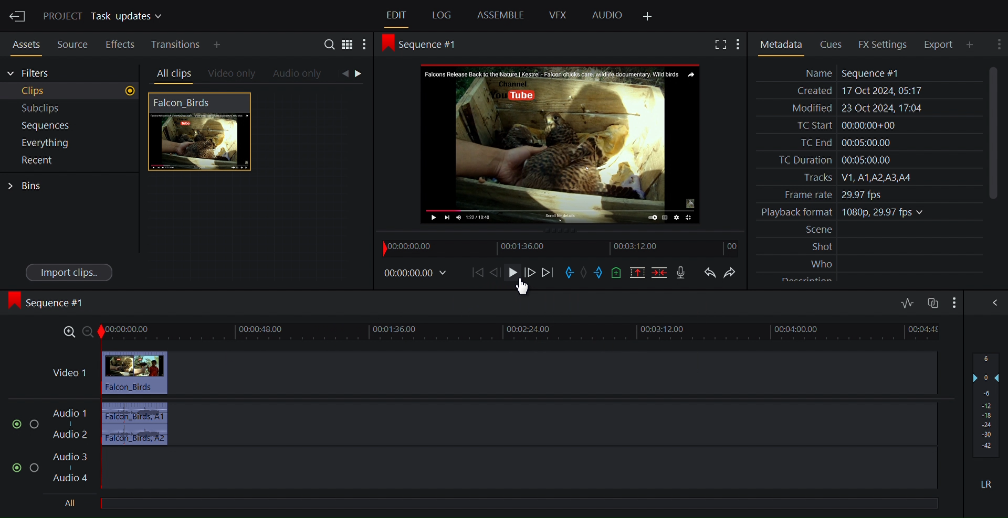  Describe the element at coordinates (426, 45) in the screenshot. I see `Sequence #1` at that location.